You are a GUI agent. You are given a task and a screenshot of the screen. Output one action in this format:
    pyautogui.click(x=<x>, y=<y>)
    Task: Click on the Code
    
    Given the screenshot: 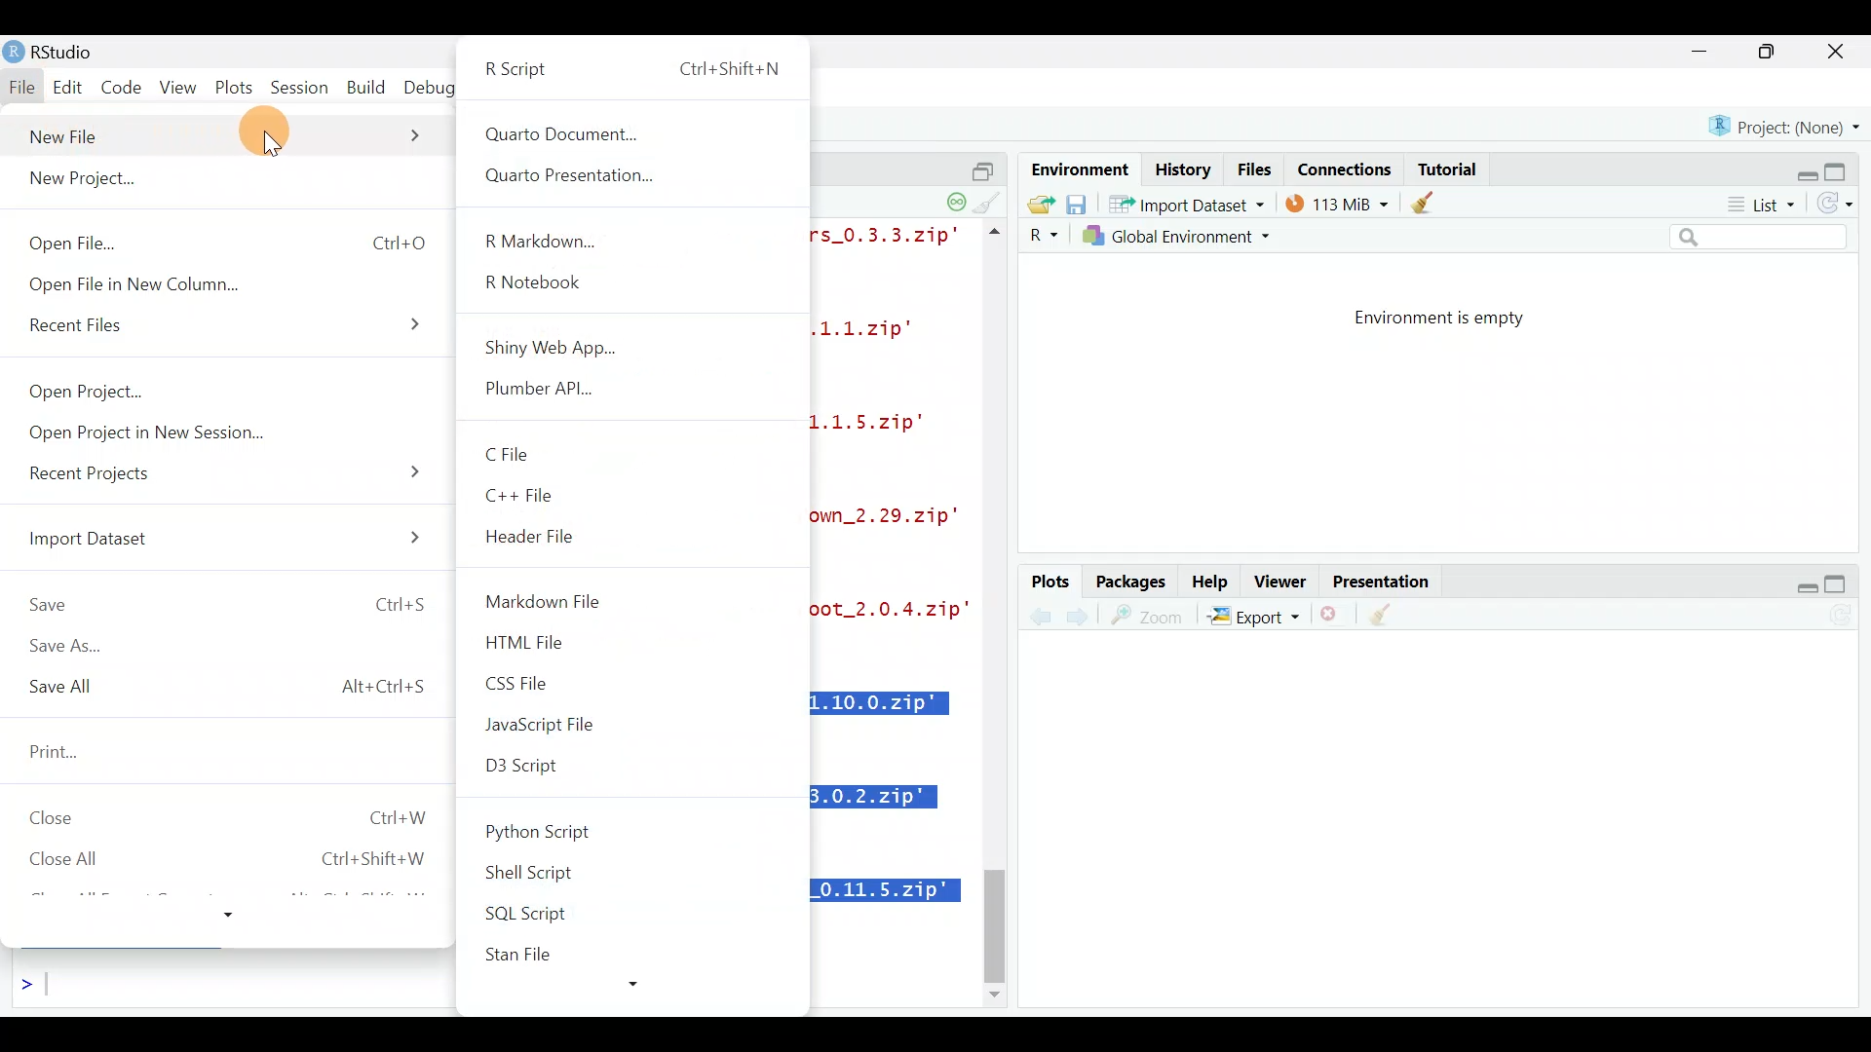 What is the action you would take?
    pyautogui.click(x=124, y=86)
    